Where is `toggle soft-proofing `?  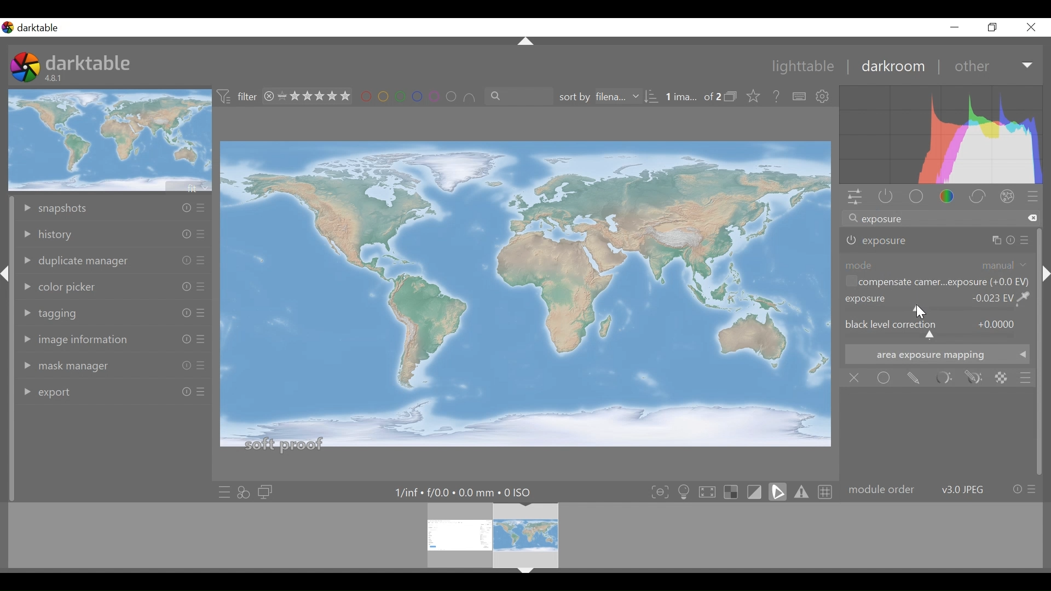
toggle soft-proofing  is located at coordinates (778, 491).